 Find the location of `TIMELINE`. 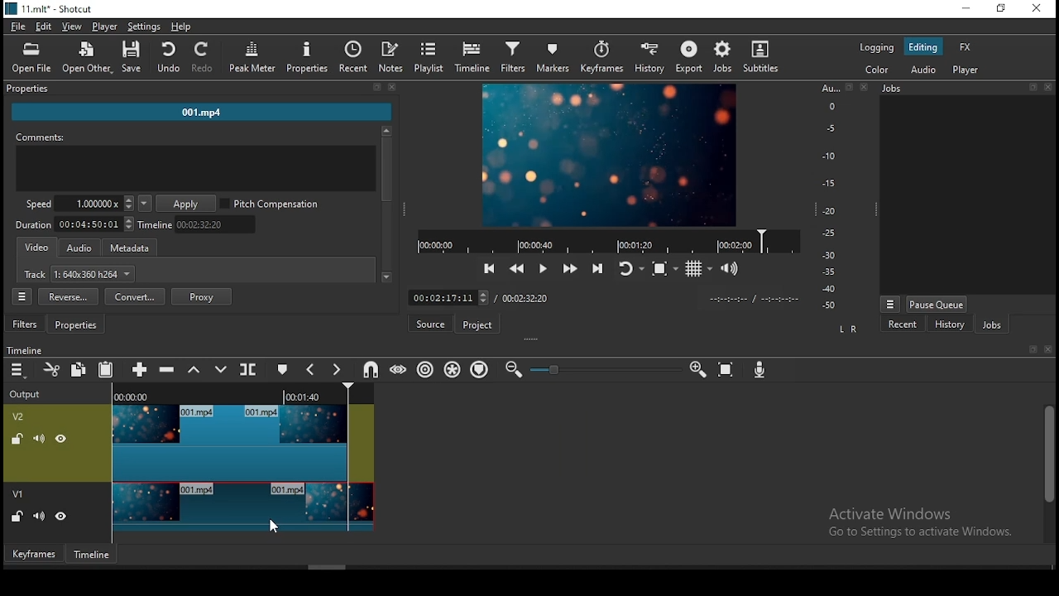

TIMELINE is located at coordinates (362, 393).